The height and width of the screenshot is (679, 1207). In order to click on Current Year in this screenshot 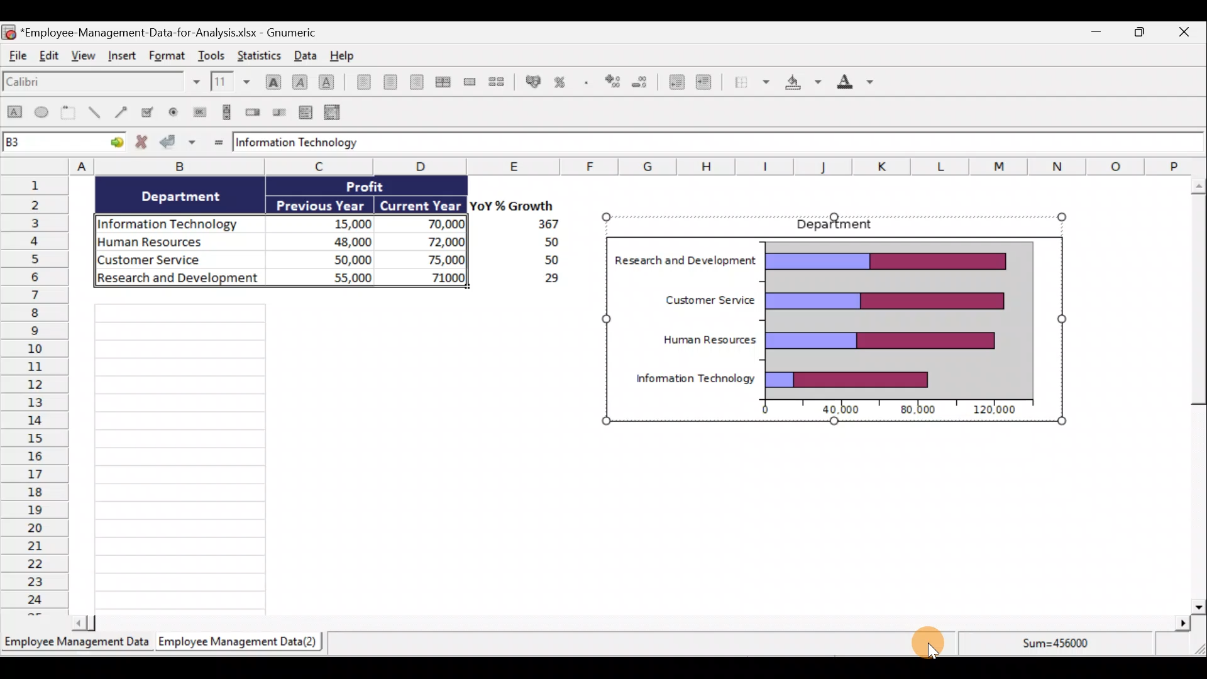, I will do `click(421, 204)`.